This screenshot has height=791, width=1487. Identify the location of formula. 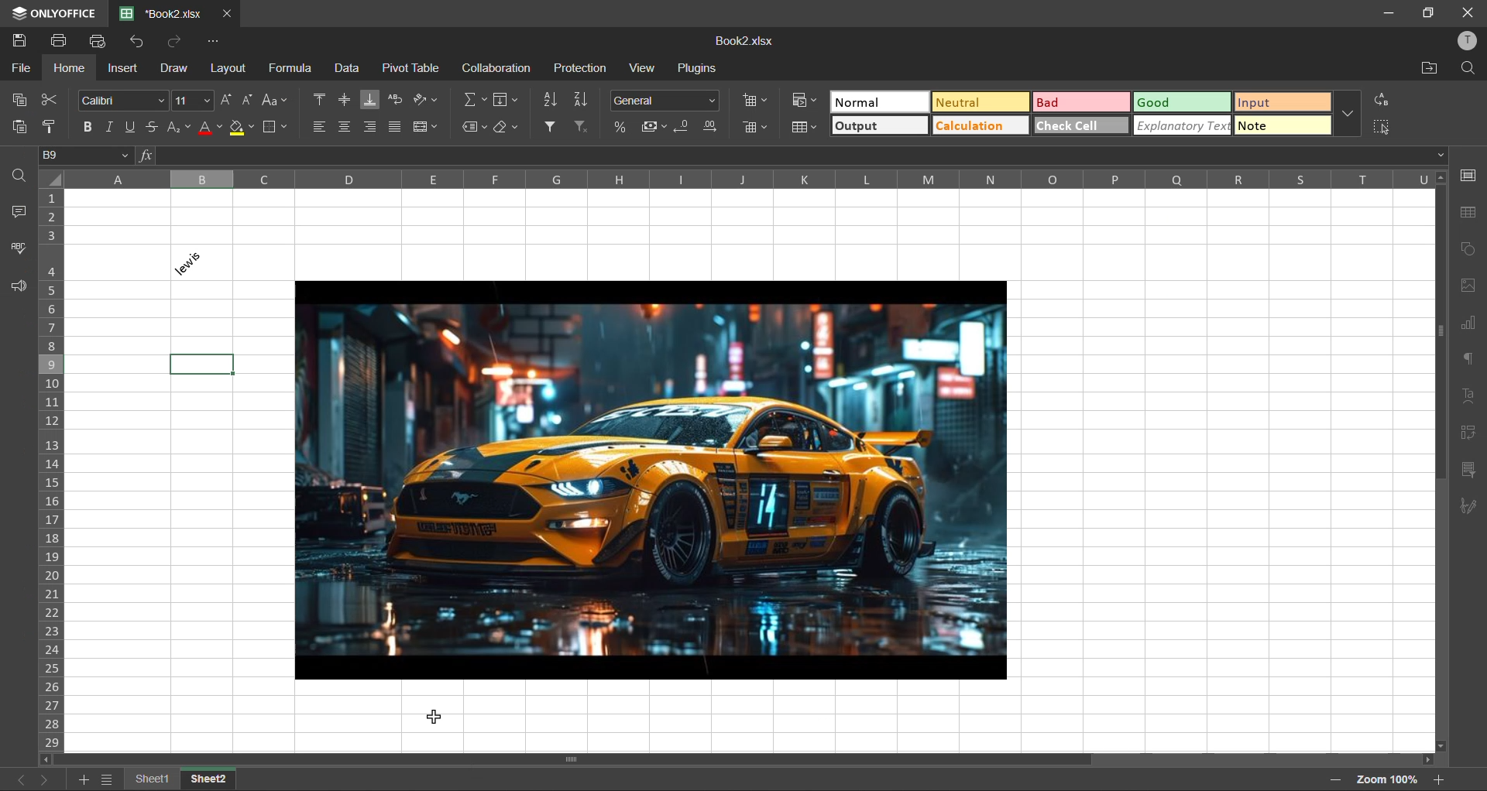
(292, 68).